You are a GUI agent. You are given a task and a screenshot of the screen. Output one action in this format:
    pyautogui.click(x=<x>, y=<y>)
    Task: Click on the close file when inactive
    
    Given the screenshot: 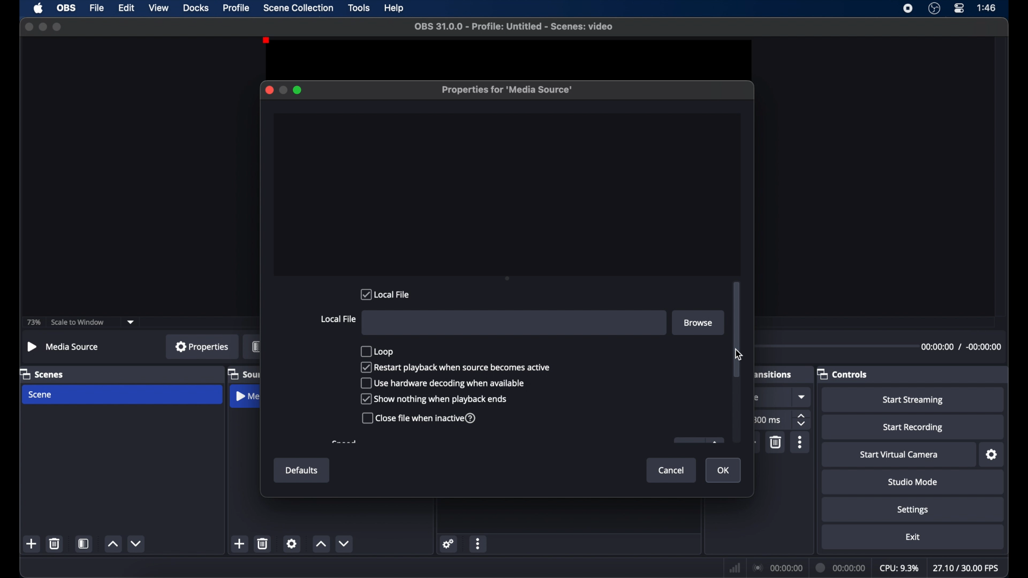 What is the action you would take?
    pyautogui.click(x=418, y=419)
    